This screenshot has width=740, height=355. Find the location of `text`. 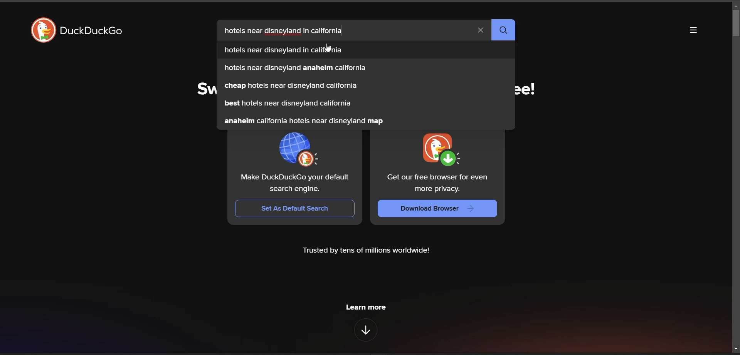

text is located at coordinates (295, 183).